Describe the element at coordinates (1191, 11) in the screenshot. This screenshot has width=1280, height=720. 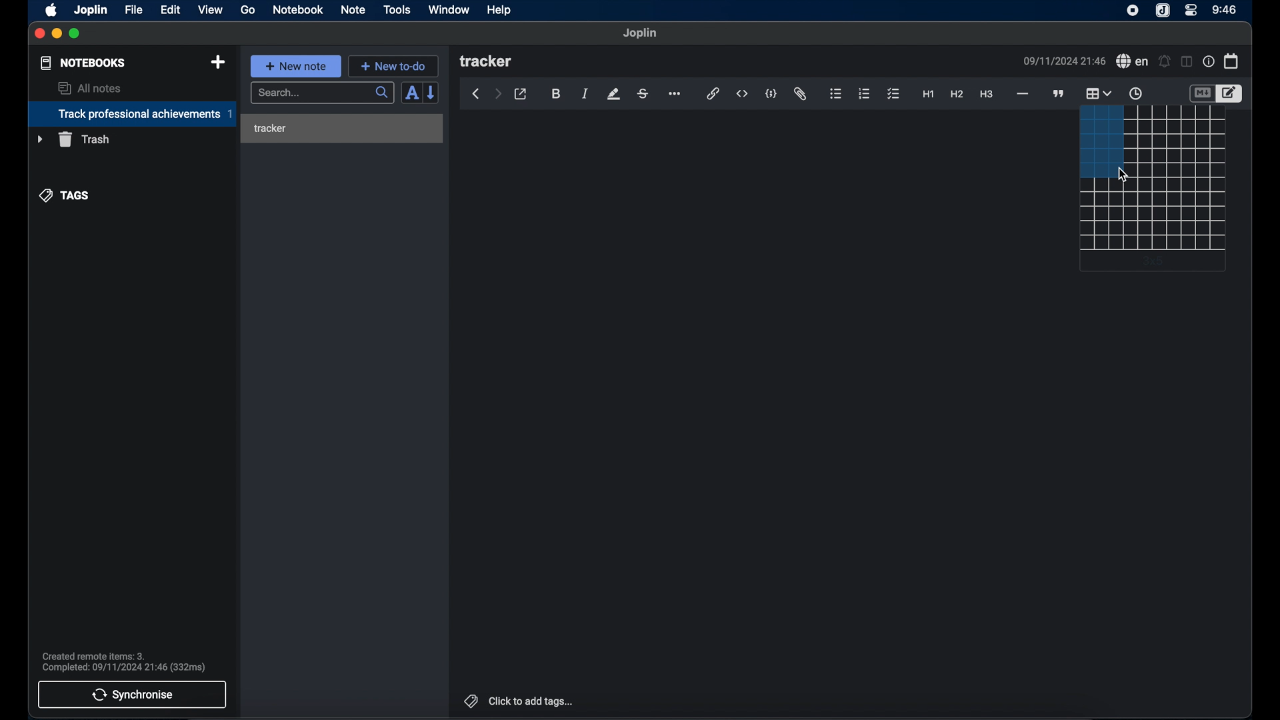
I see `control center` at that location.